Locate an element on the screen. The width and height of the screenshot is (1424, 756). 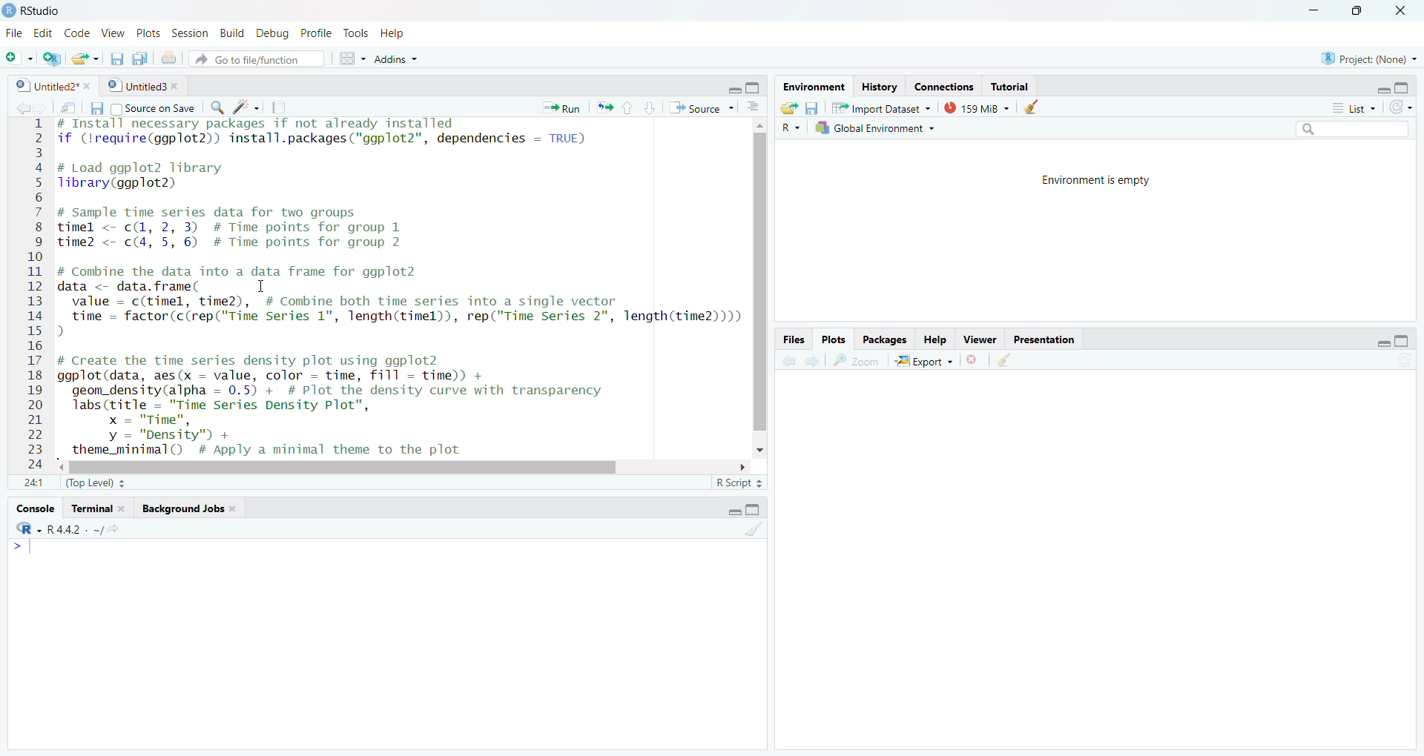
Run is located at coordinates (561, 108).